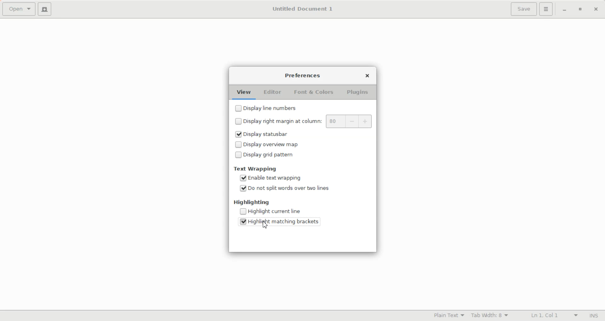  I want to click on Hamburger settings, so click(546, 9).